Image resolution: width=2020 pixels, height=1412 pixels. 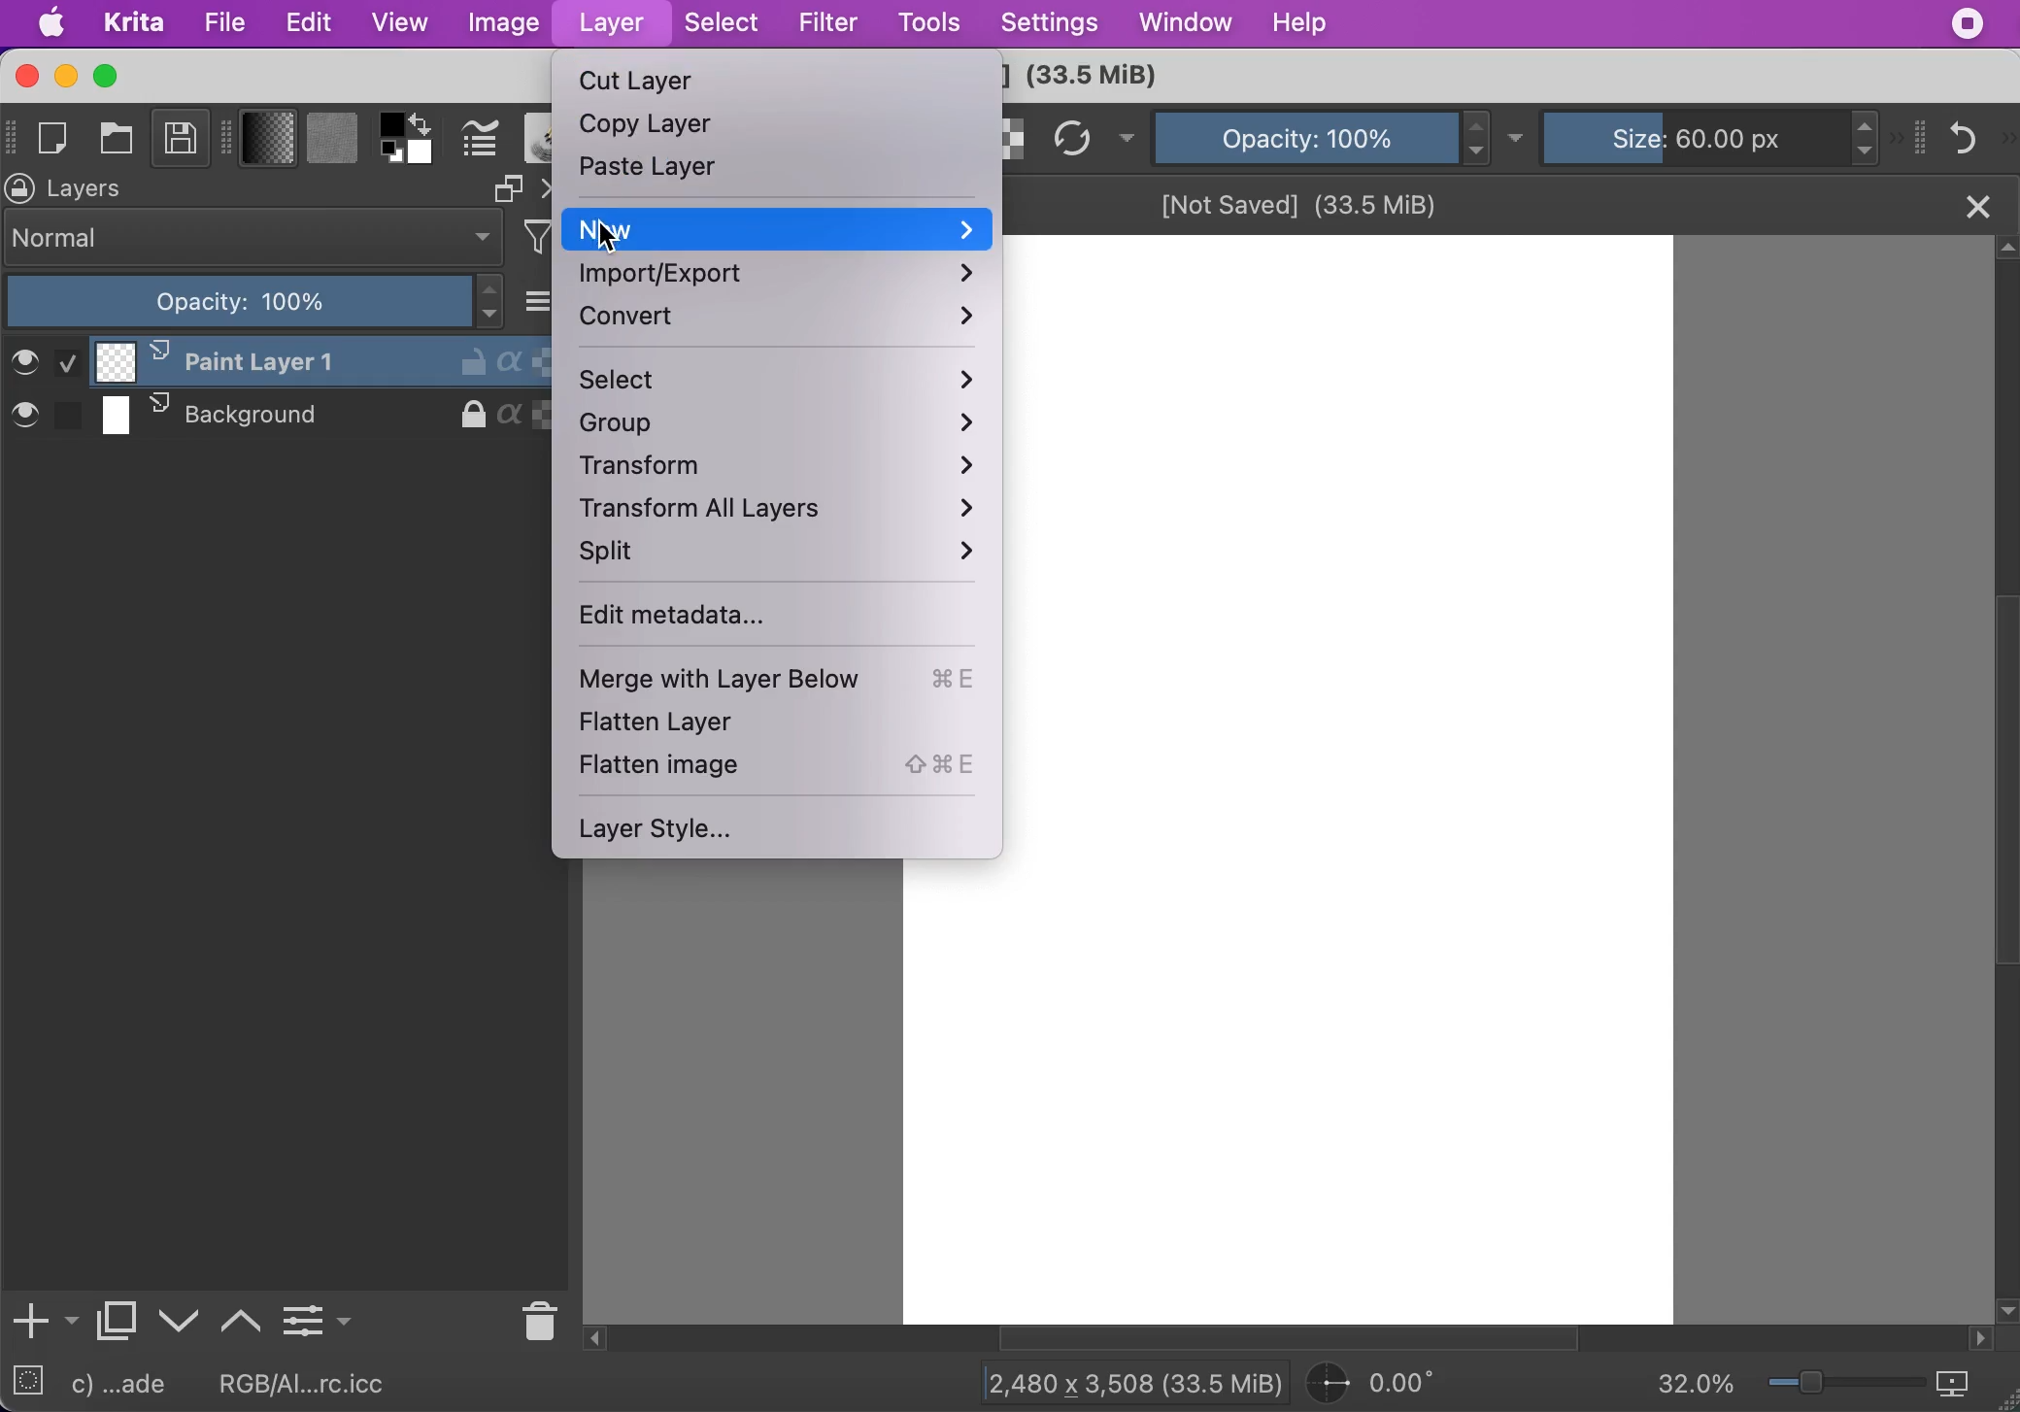 What do you see at coordinates (422, 154) in the screenshot?
I see `background color selector` at bounding box center [422, 154].